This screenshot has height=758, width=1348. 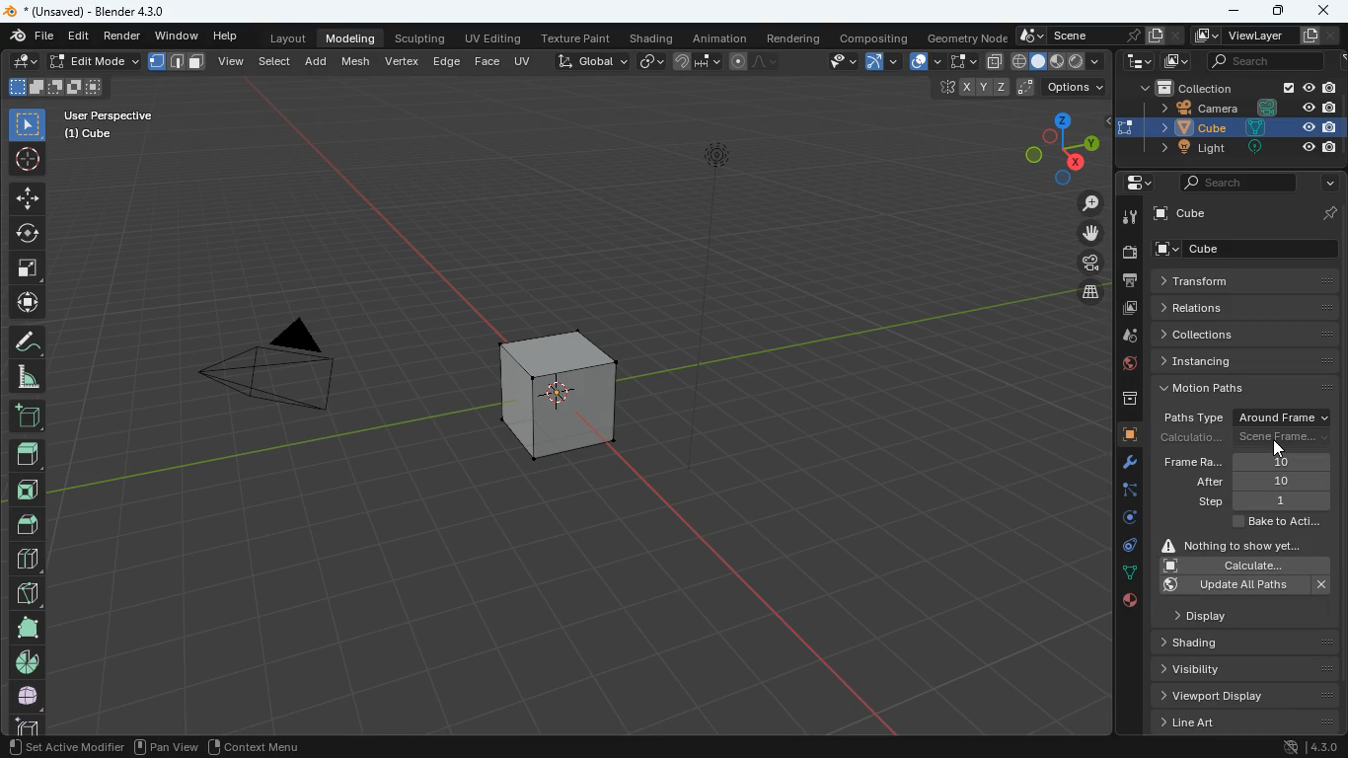 I want to click on light, so click(x=1243, y=148).